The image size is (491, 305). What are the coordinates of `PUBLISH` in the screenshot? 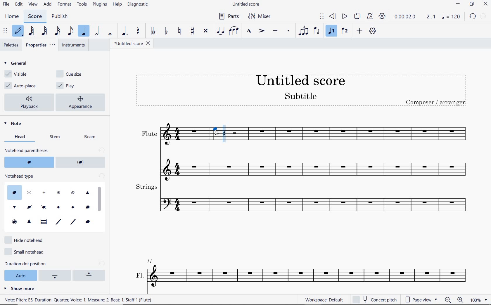 It's located at (60, 16).